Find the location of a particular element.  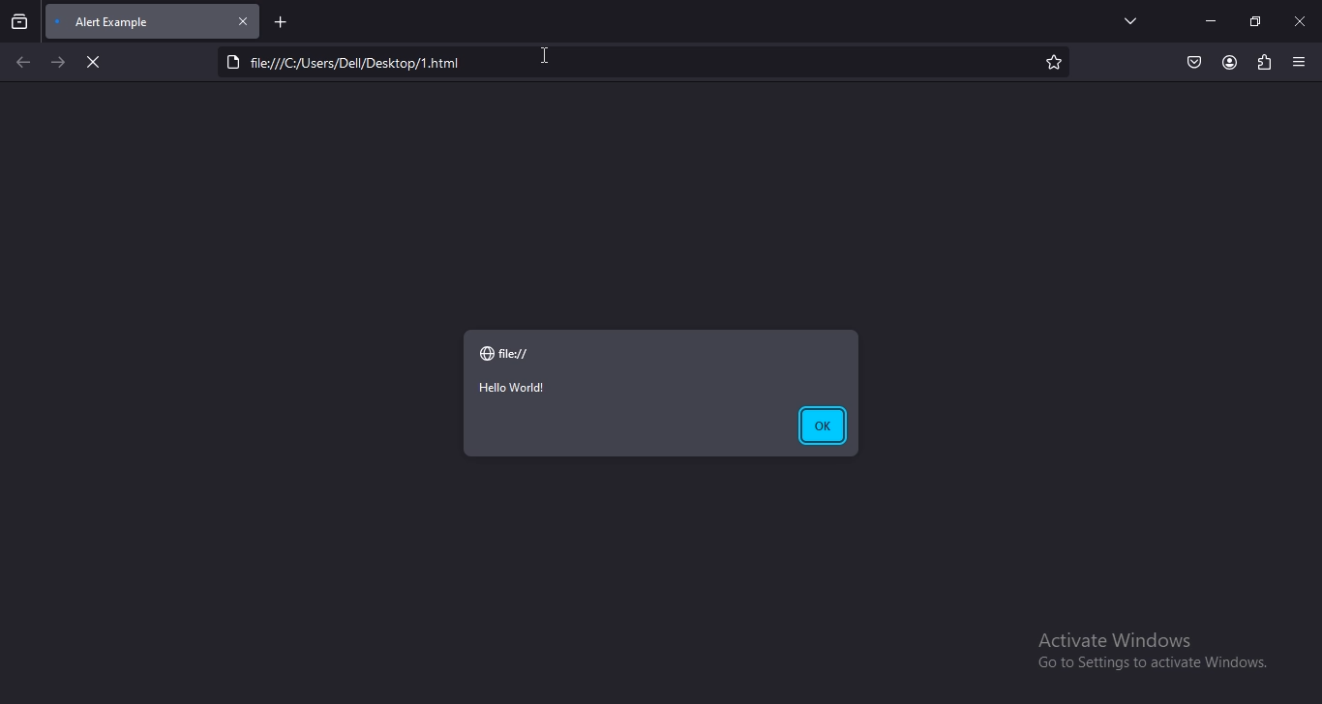

new tab is located at coordinates (282, 23).